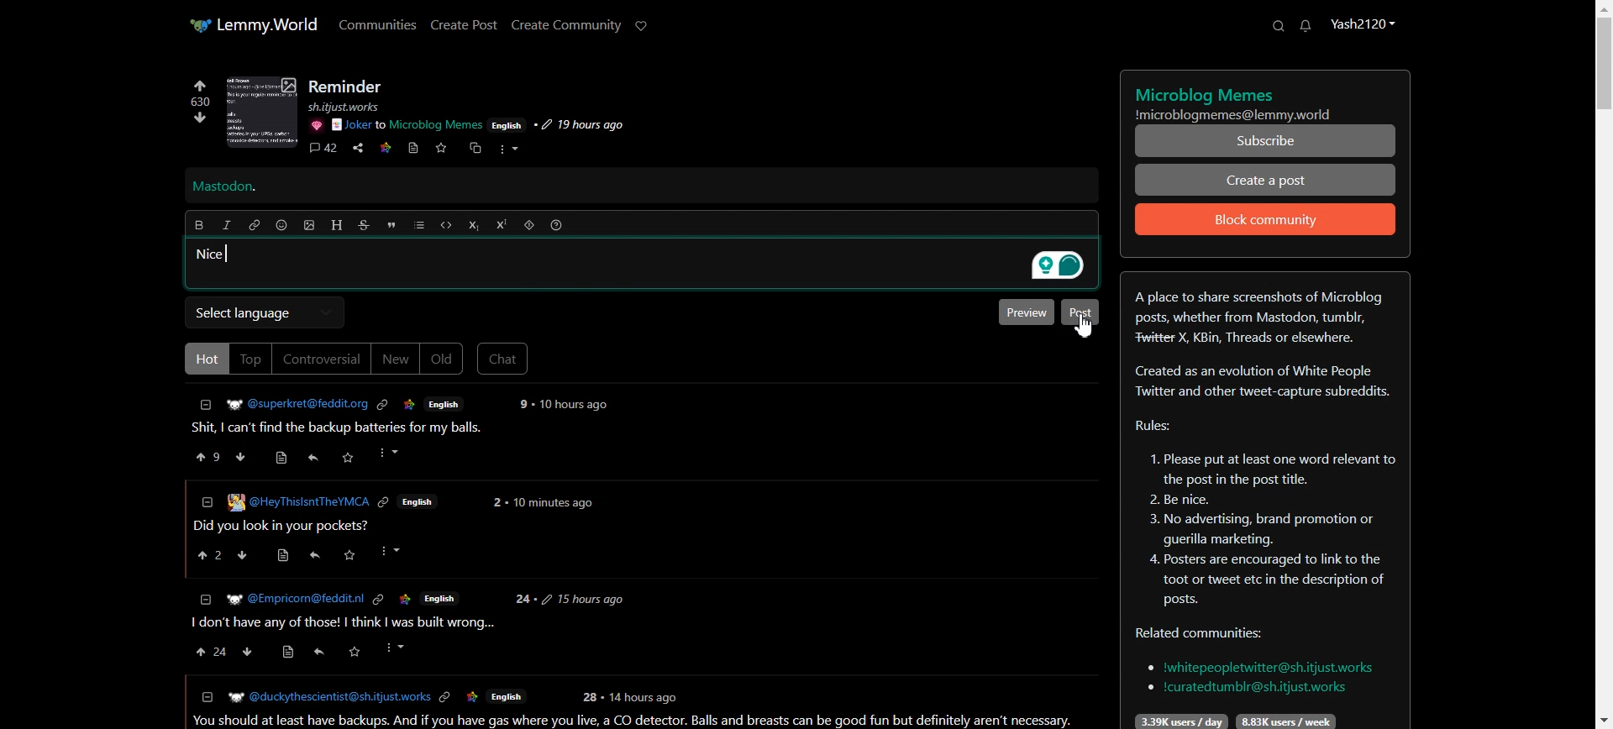  What do you see at coordinates (227, 225) in the screenshot?
I see `Italic` at bounding box center [227, 225].